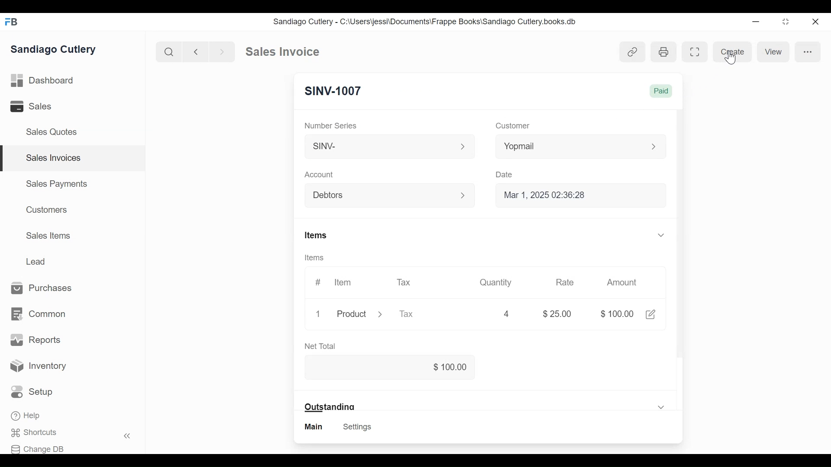  What do you see at coordinates (39, 313) in the screenshot?
I see ` Common` at bounding box center [39, 313].